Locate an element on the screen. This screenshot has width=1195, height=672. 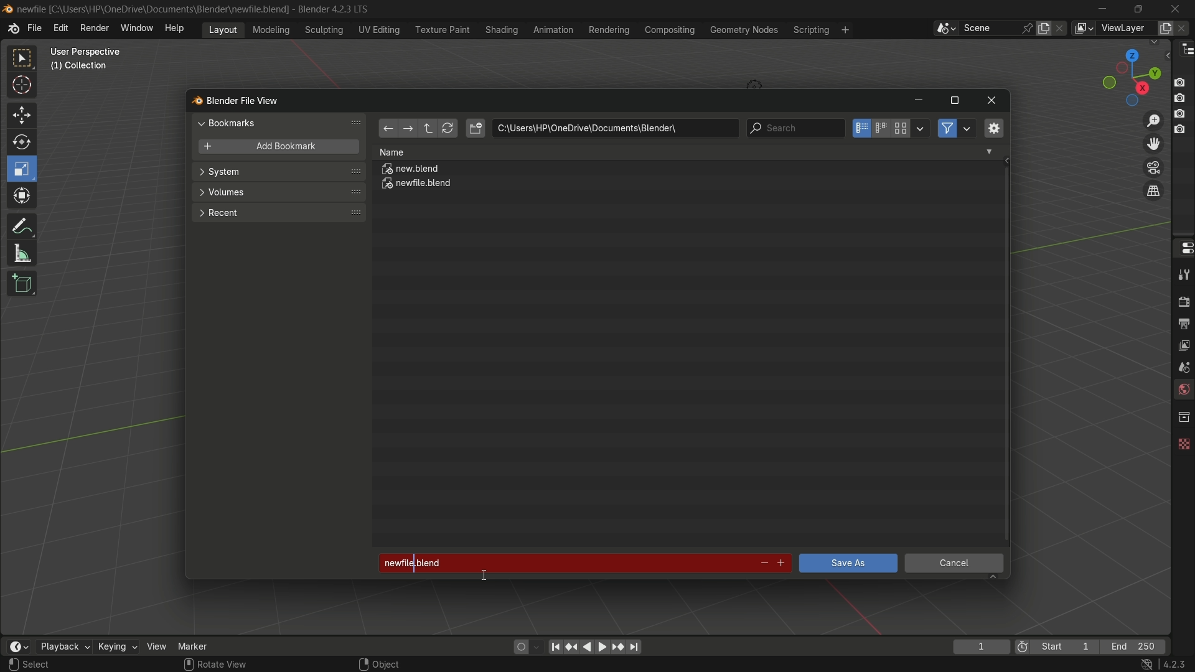
texture is located at coordinates (1183, 441).